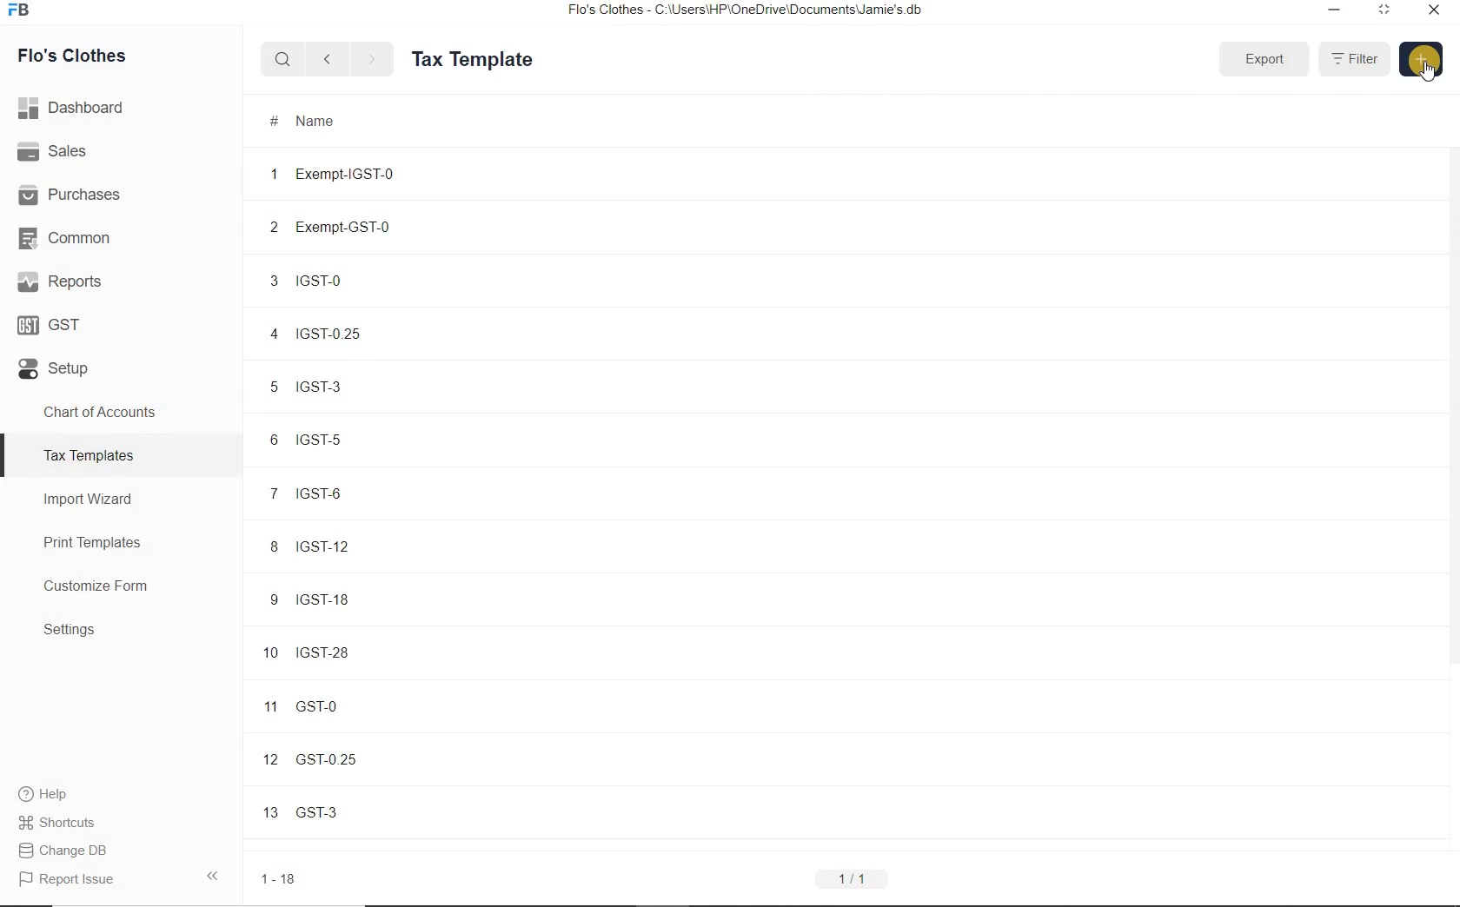  I want to click on Minimize, so click(1335, 11).